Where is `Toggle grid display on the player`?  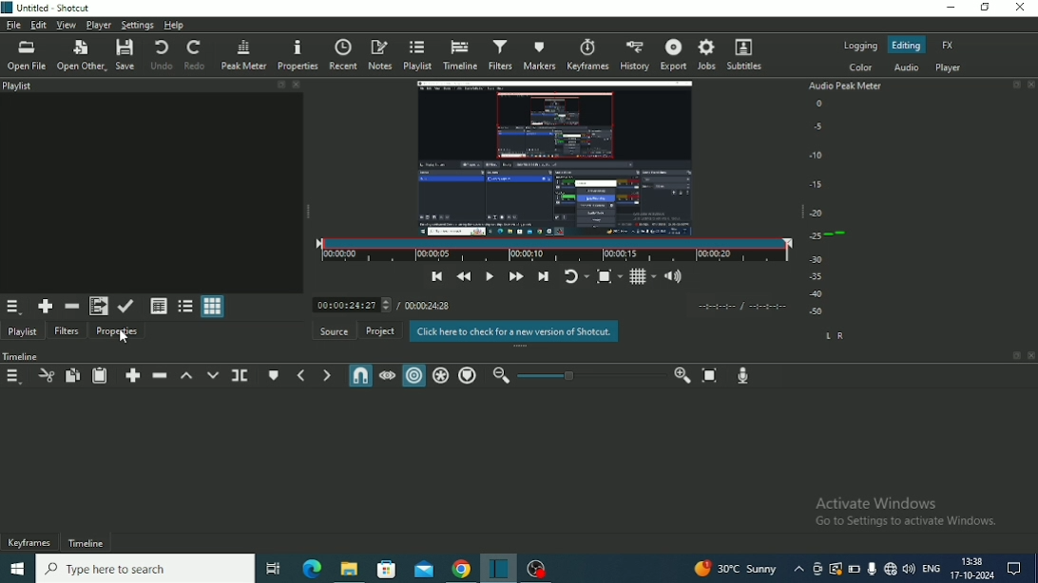 Toggle grid display on the player is located at coordinates (643, 277).